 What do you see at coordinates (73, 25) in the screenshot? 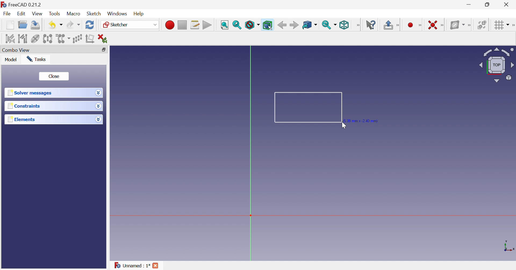
I see `Redo` at bounding box center [73, 25].